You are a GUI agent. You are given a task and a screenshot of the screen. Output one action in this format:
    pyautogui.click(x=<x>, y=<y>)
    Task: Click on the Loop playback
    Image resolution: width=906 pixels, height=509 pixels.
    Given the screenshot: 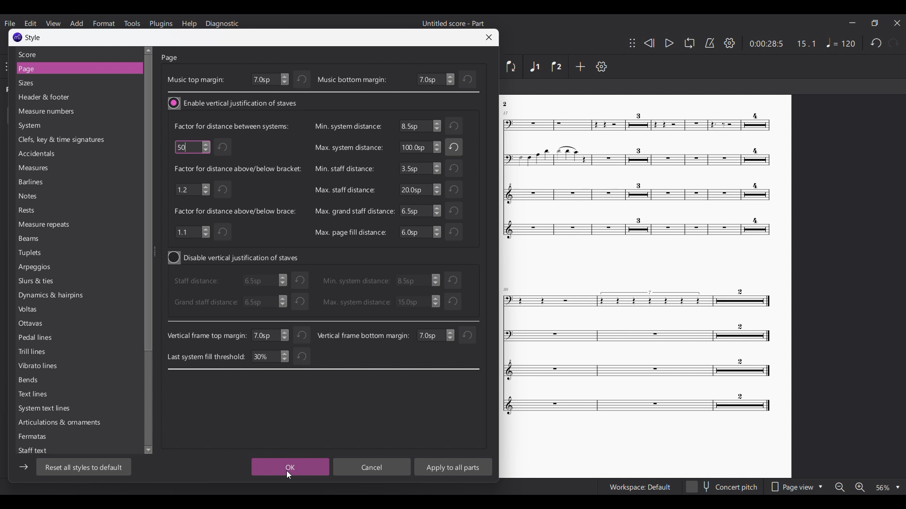 What is the action you would take?
    pyautogui.click(x=689, y=43)
    